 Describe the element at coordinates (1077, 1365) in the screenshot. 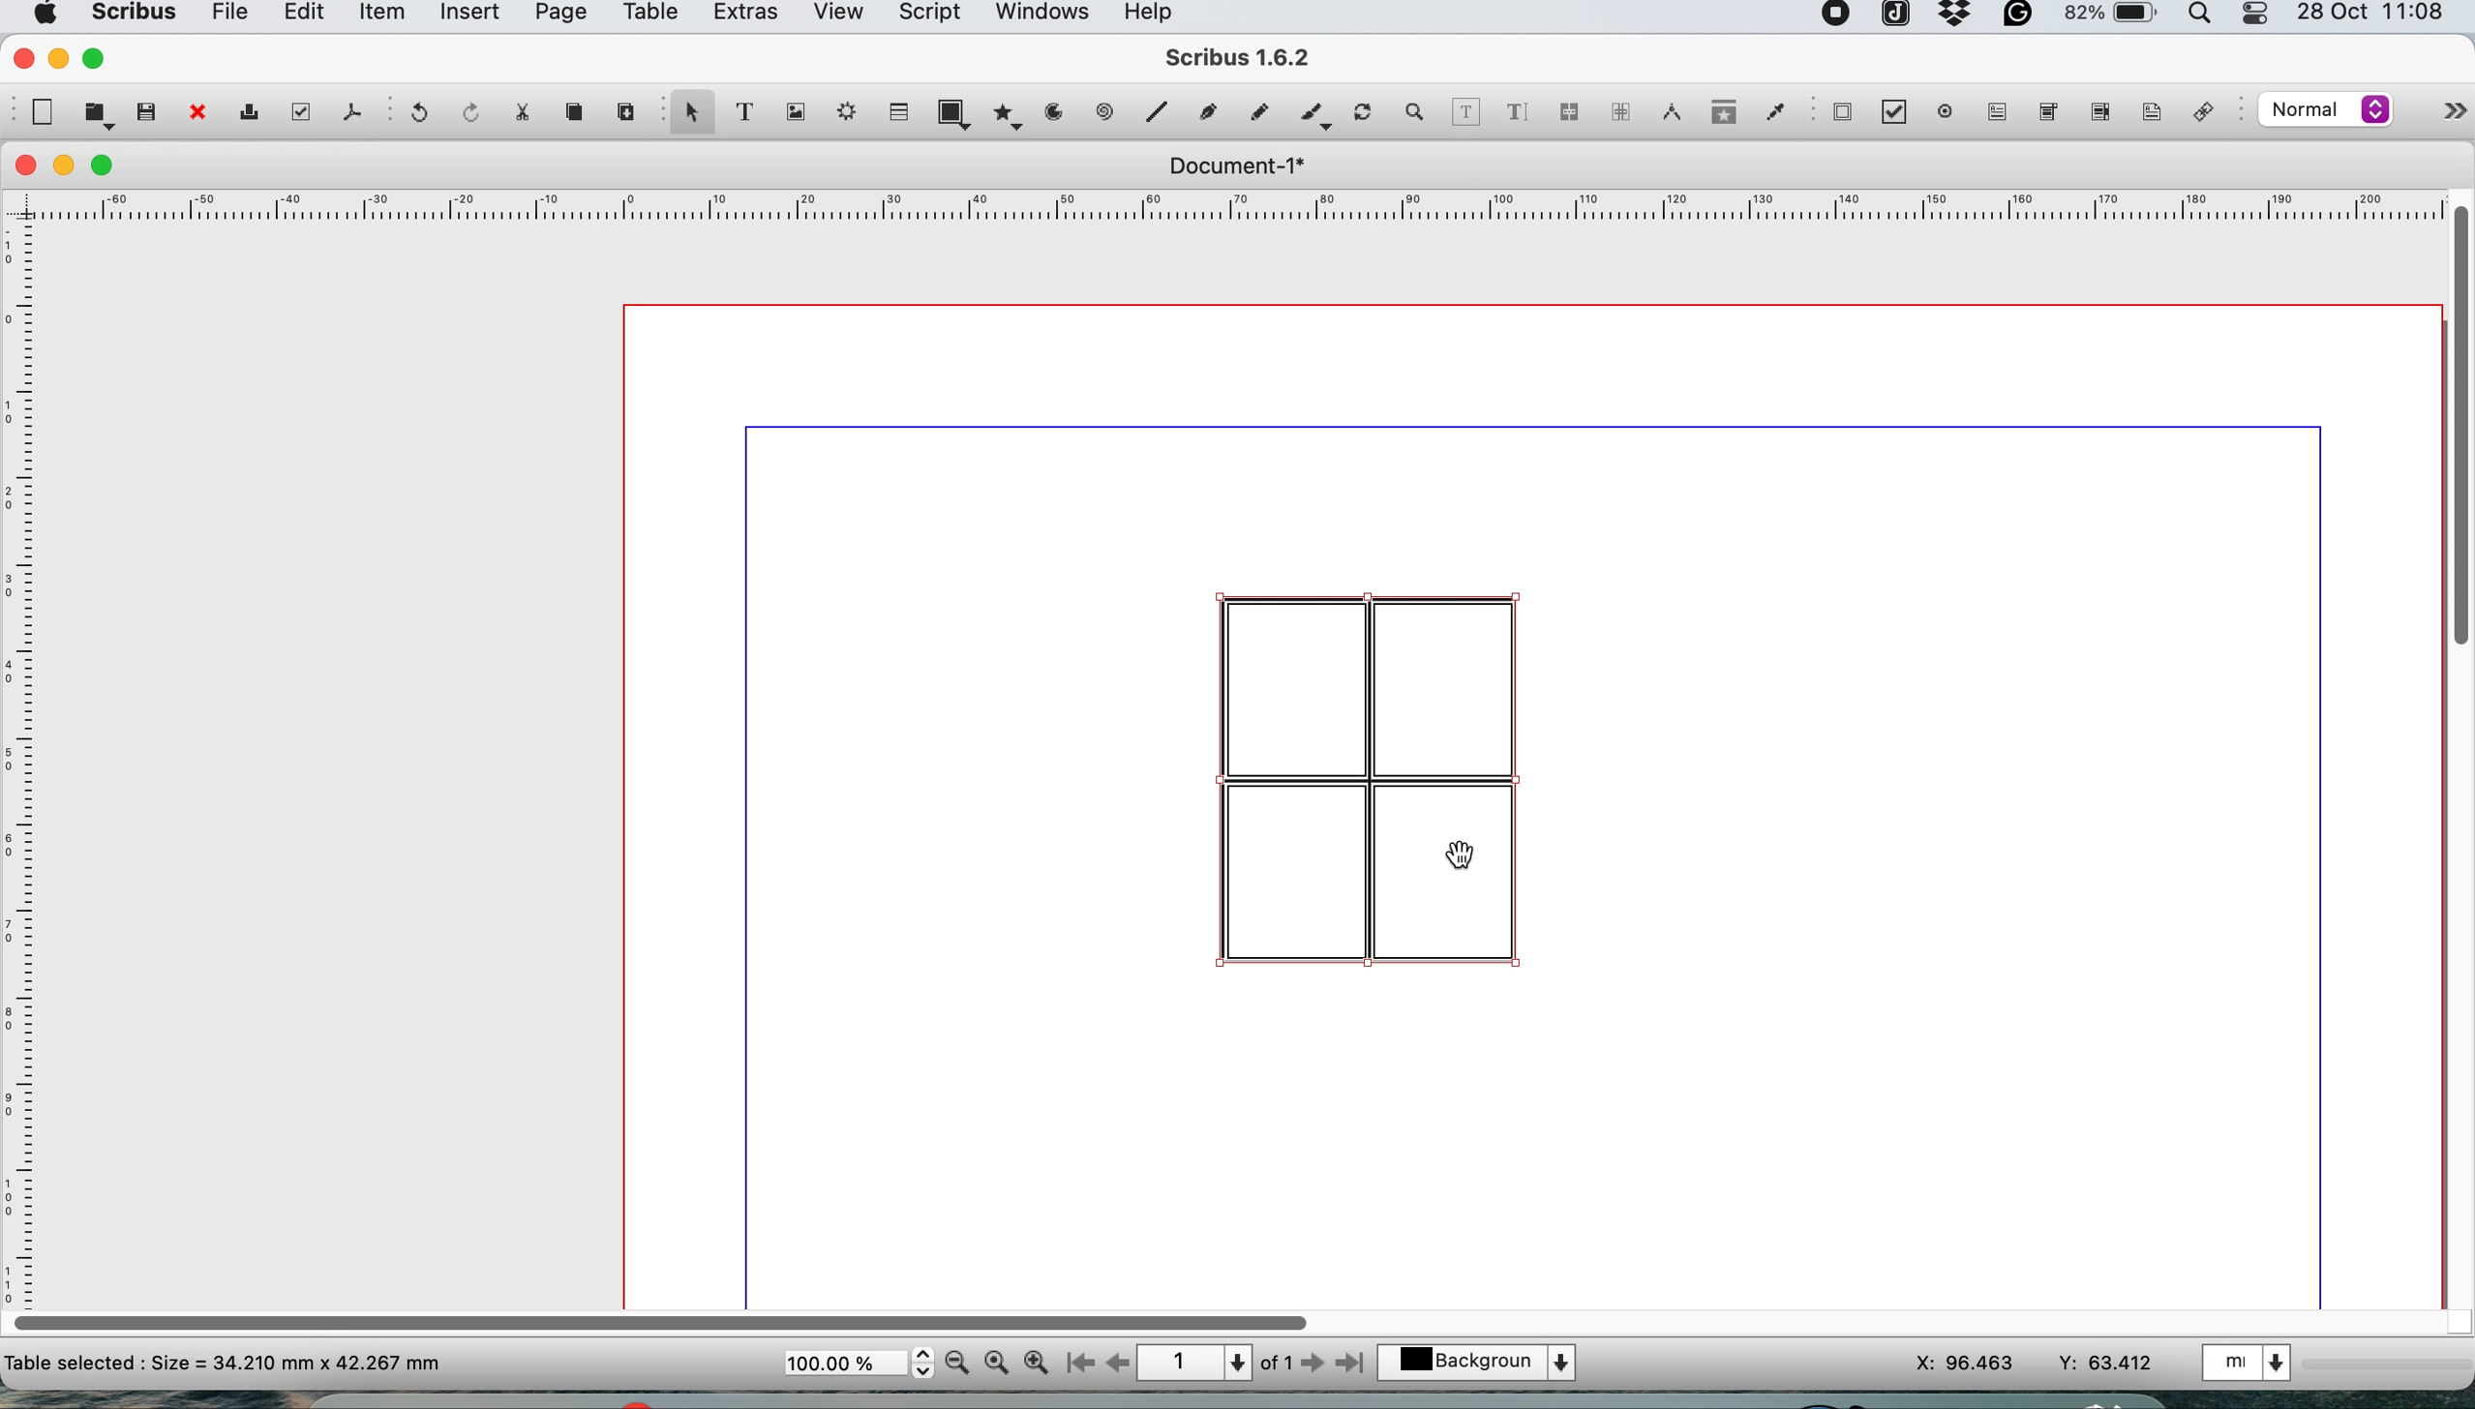

I see `go to first page` at that location.